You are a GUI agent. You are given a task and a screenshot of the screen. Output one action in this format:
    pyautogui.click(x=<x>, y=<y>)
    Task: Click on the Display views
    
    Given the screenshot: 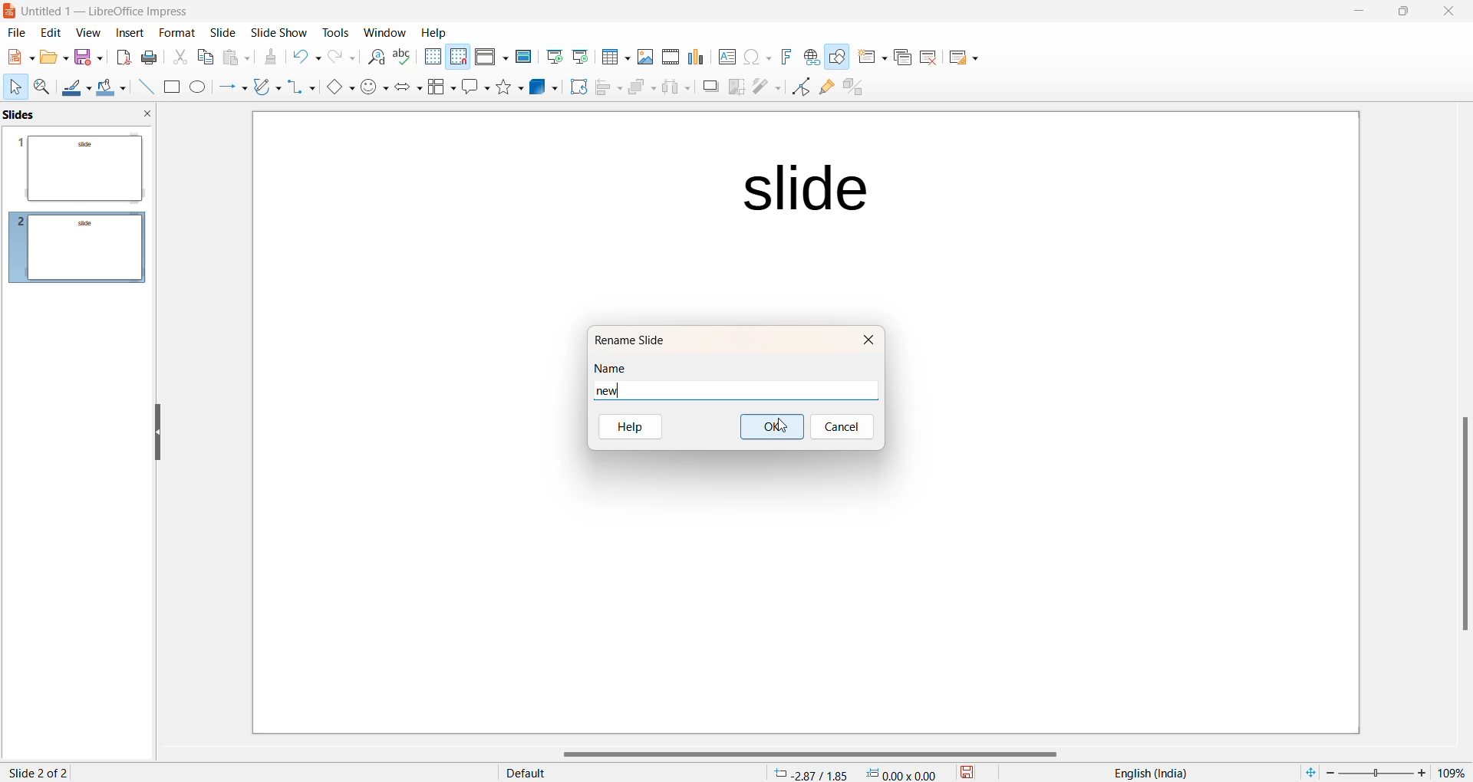 What is the action you would take?
    pyautogui.click(x=491, y=55)
    